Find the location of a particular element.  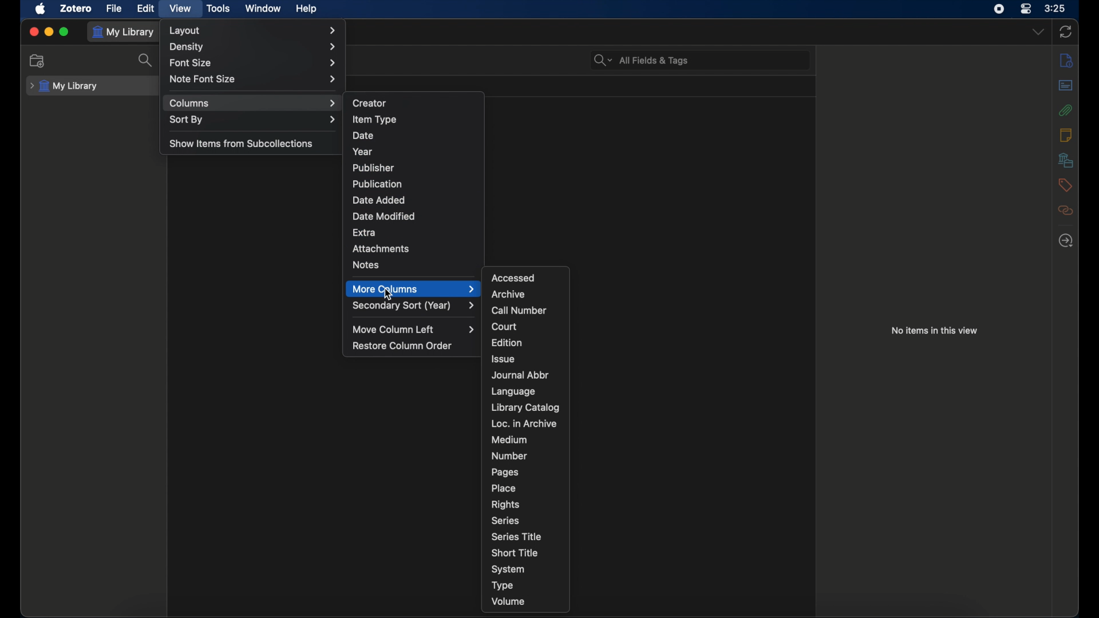

date modified is located at coordinates (384, 216).